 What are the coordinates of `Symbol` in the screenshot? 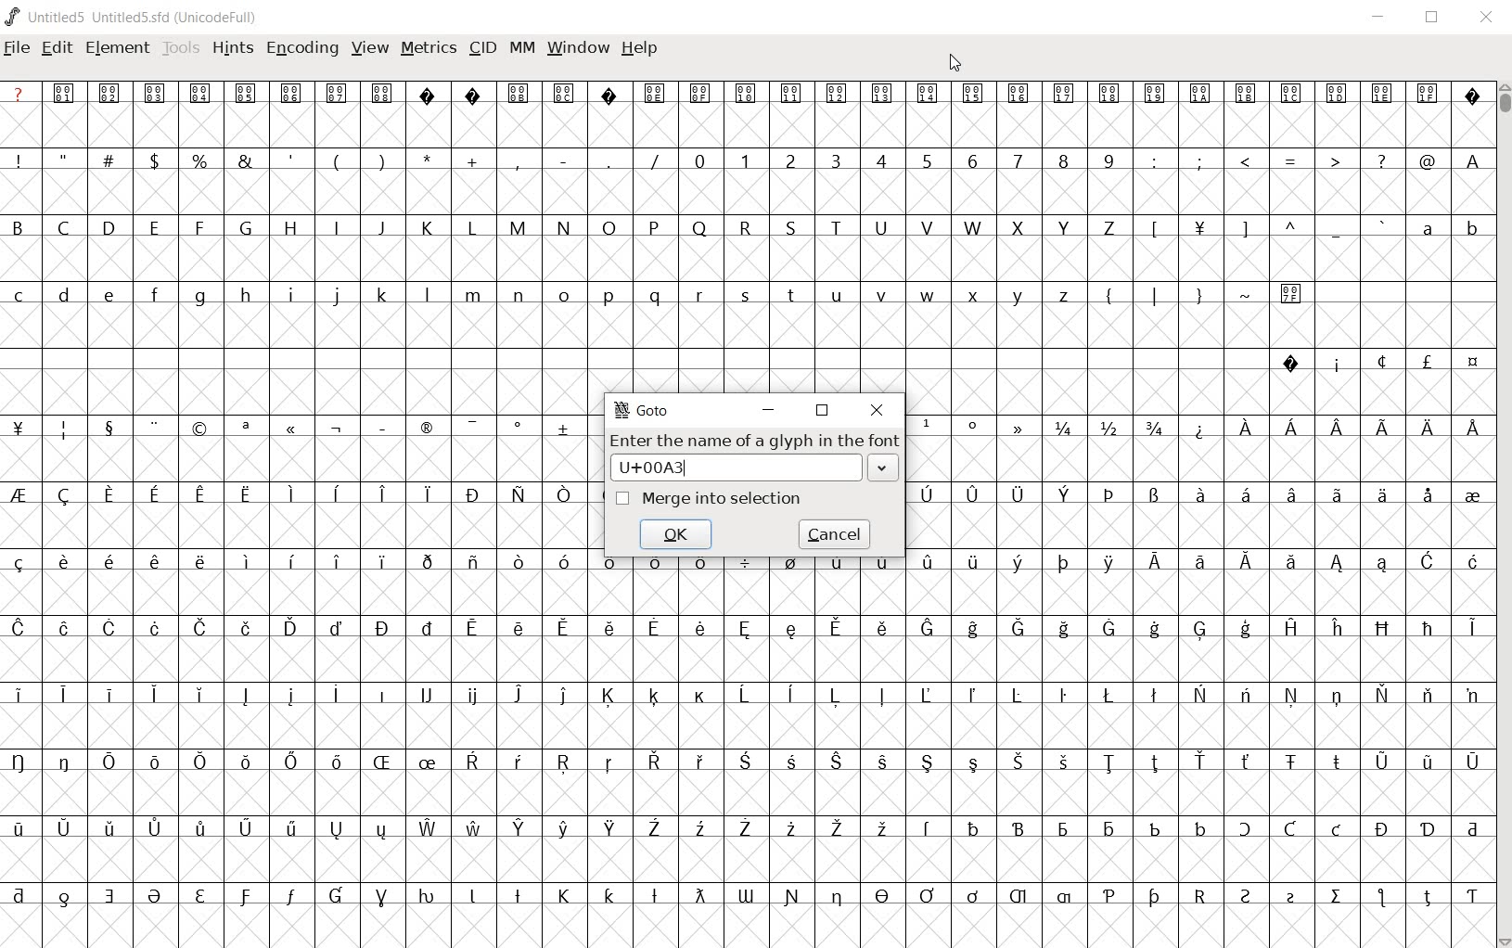 It's located at (609, 763).